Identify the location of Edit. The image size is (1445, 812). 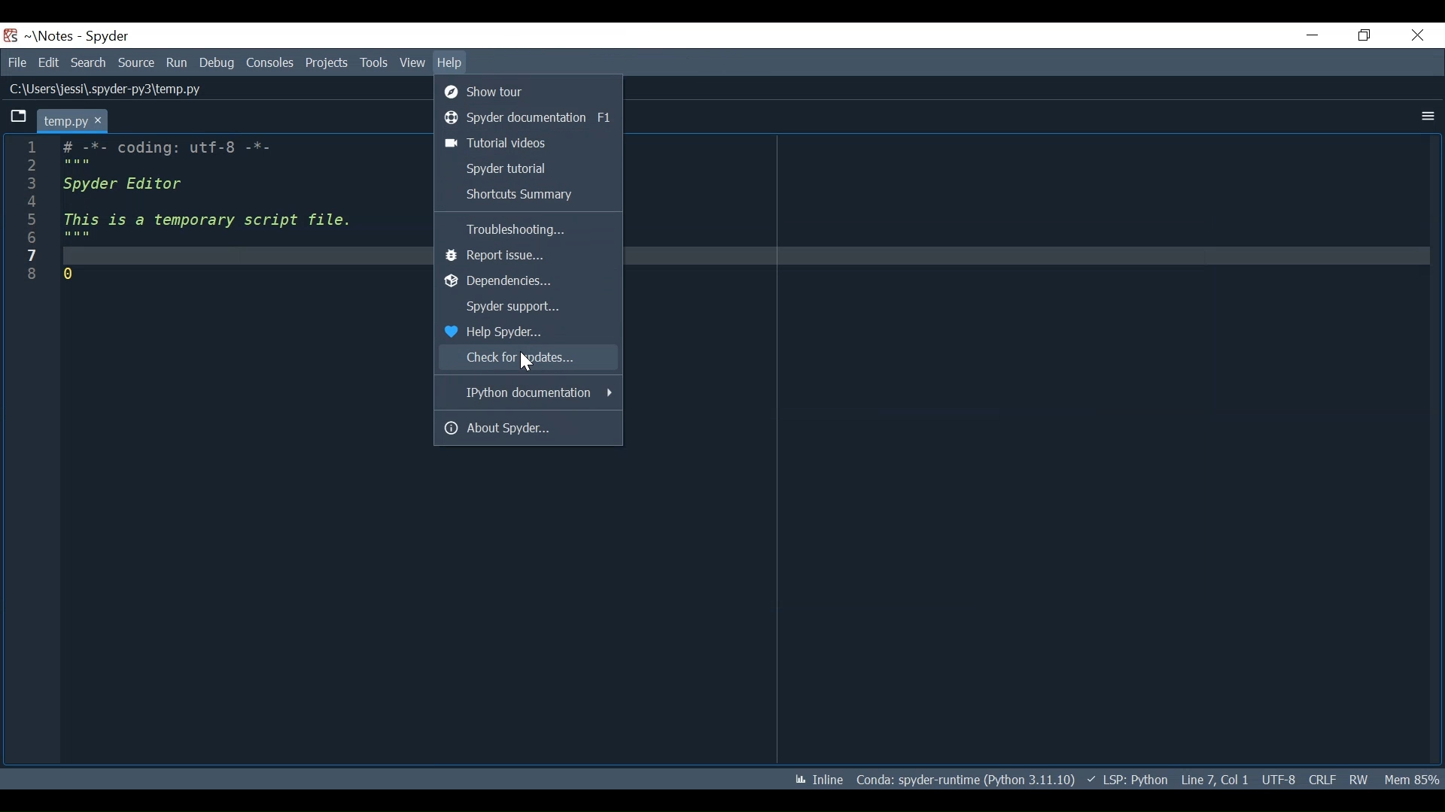
(49, 62).